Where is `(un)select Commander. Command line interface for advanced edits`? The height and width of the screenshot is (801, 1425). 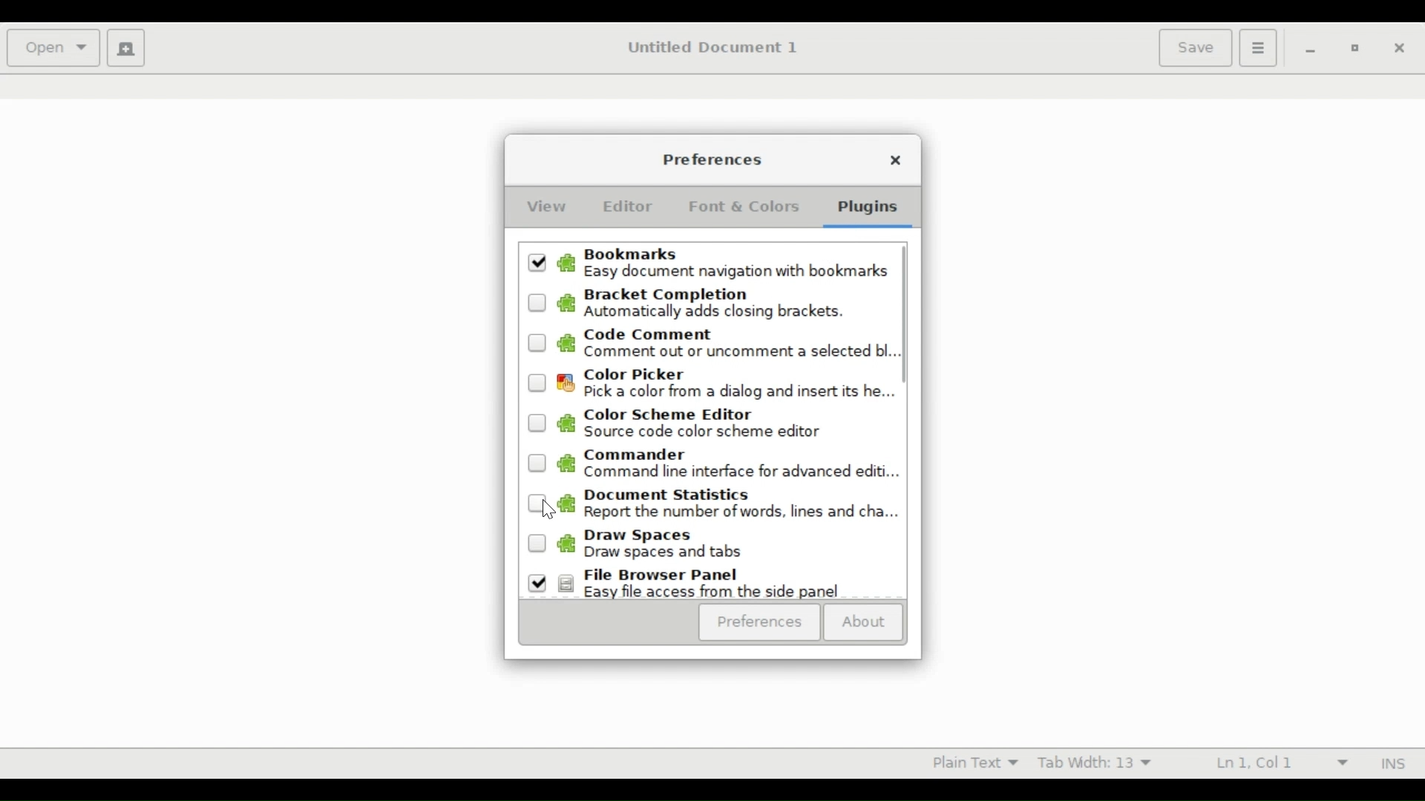 (un)select Commander. Command line interface for advanced edits is located at coordinates (727, 465).